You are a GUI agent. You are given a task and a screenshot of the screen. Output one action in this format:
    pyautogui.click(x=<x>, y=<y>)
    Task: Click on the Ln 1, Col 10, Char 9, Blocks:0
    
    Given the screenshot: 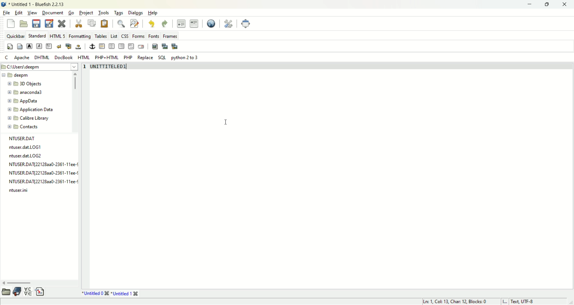 What is the action you would take?
    pyautogui.click(x=455, y=301)
    